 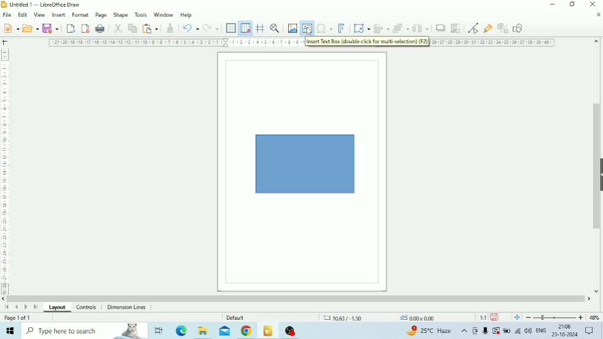 What do you see at coordinates (80, 14) in the screenshot?
I see `Format` at bounding box center [80, 14].